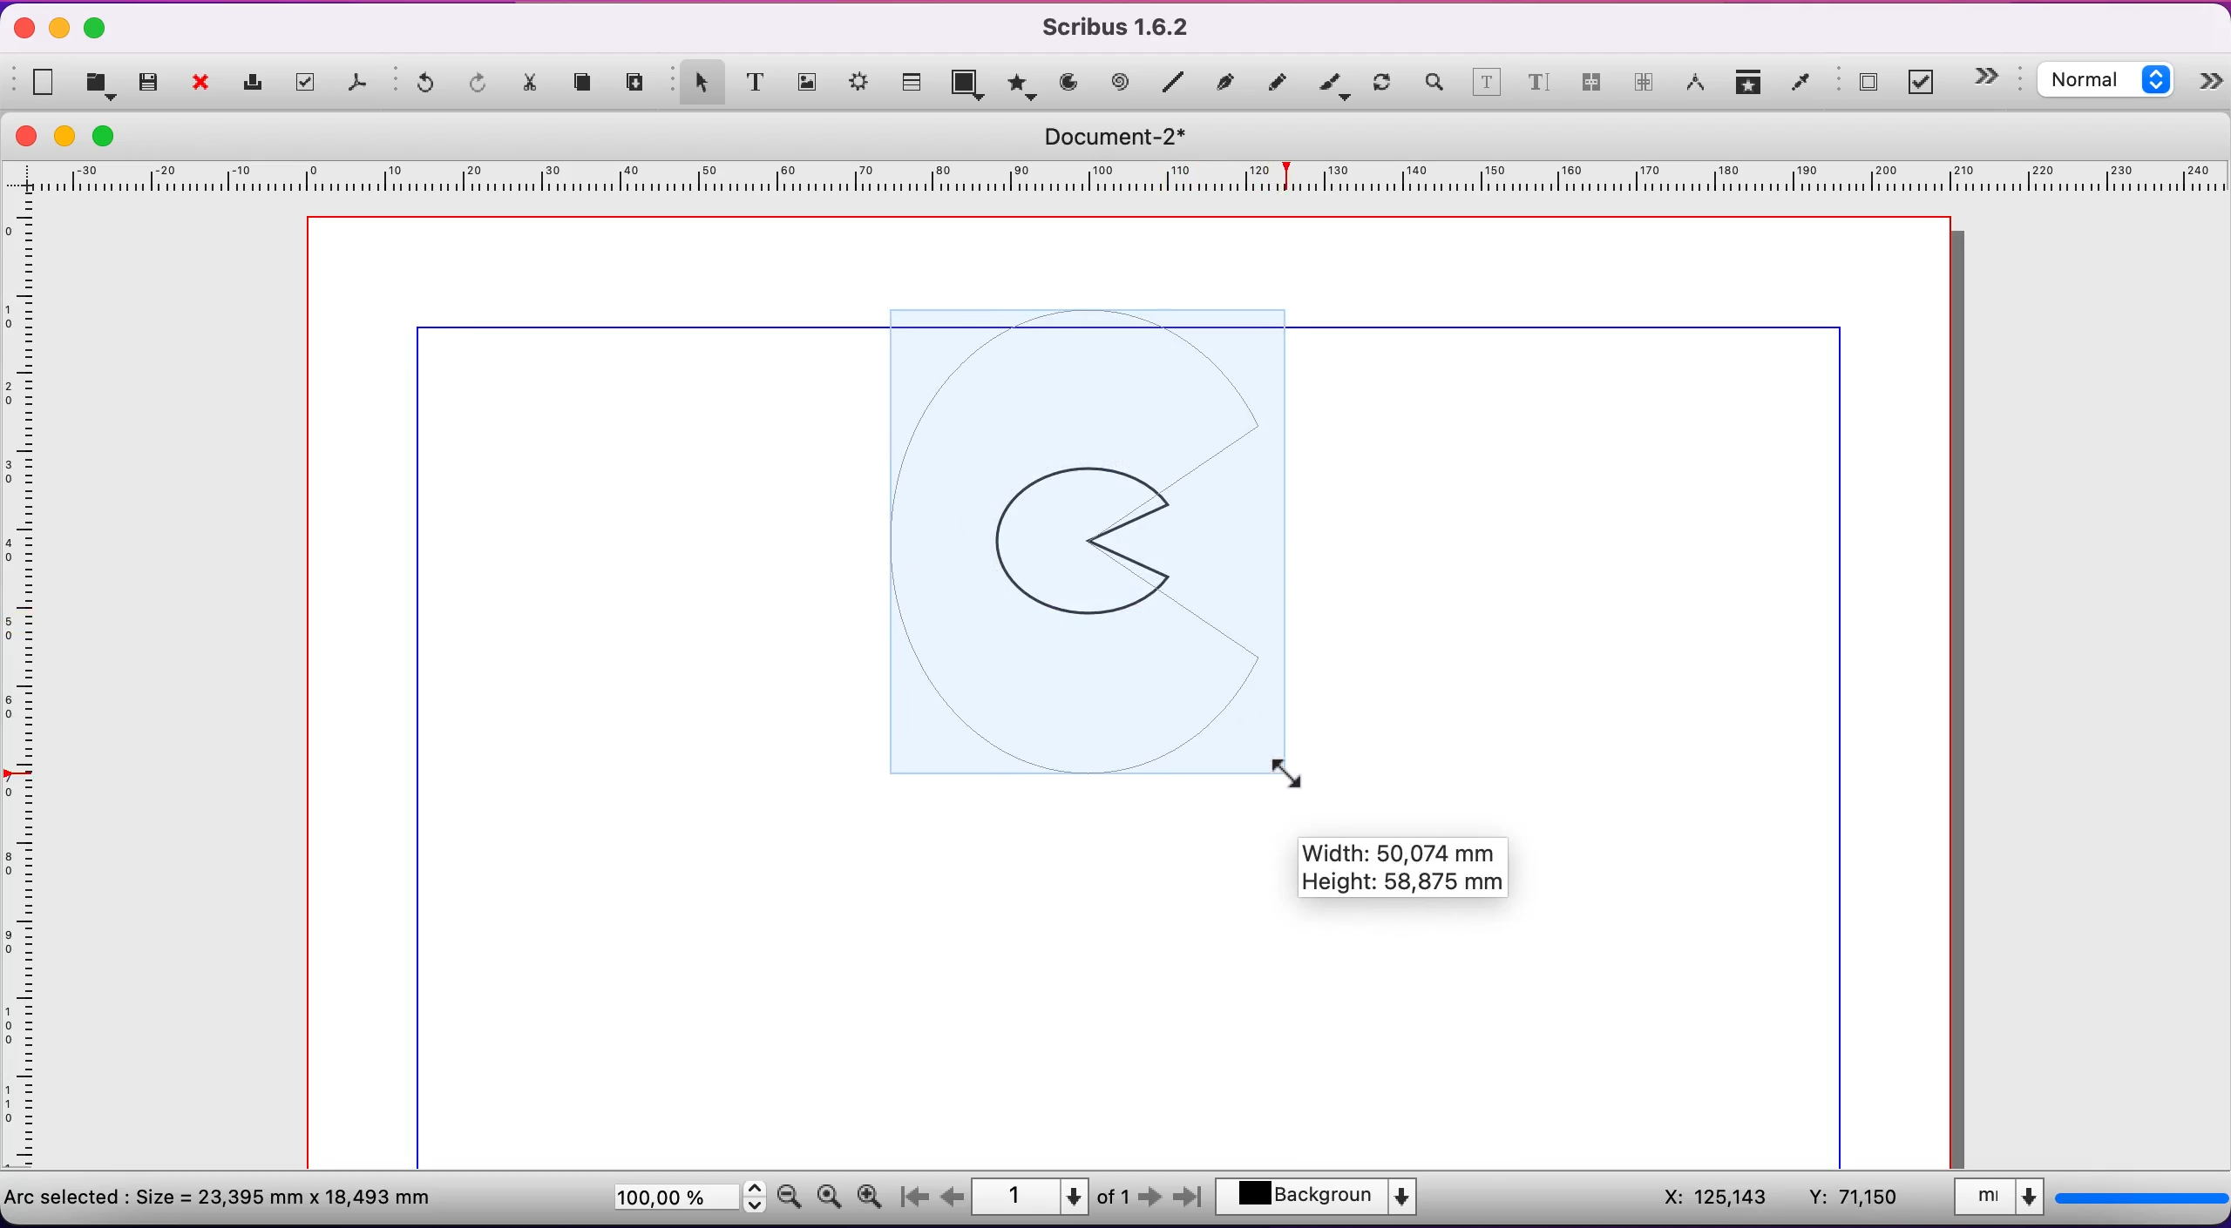 The height and width of the screenshot is (1228, 2231). Describe the element at coordinates (861, 86) in the screenshot. I see `render frame` at that location.